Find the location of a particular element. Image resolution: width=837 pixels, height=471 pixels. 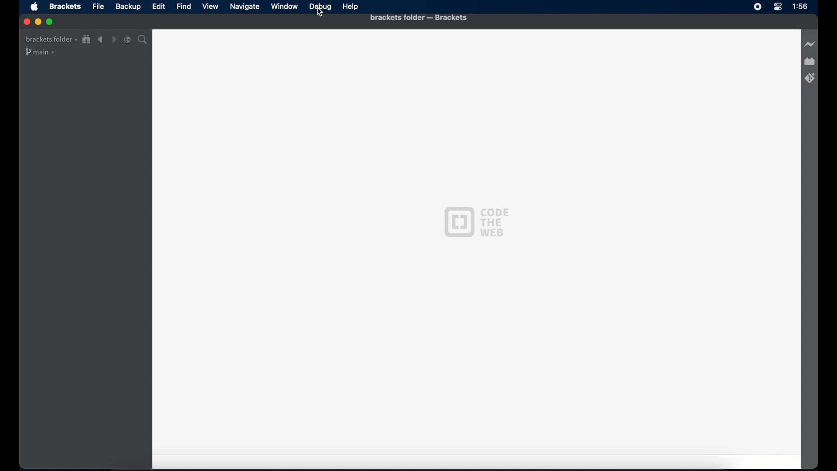

navigate forward is located at coordinates (114, 40).